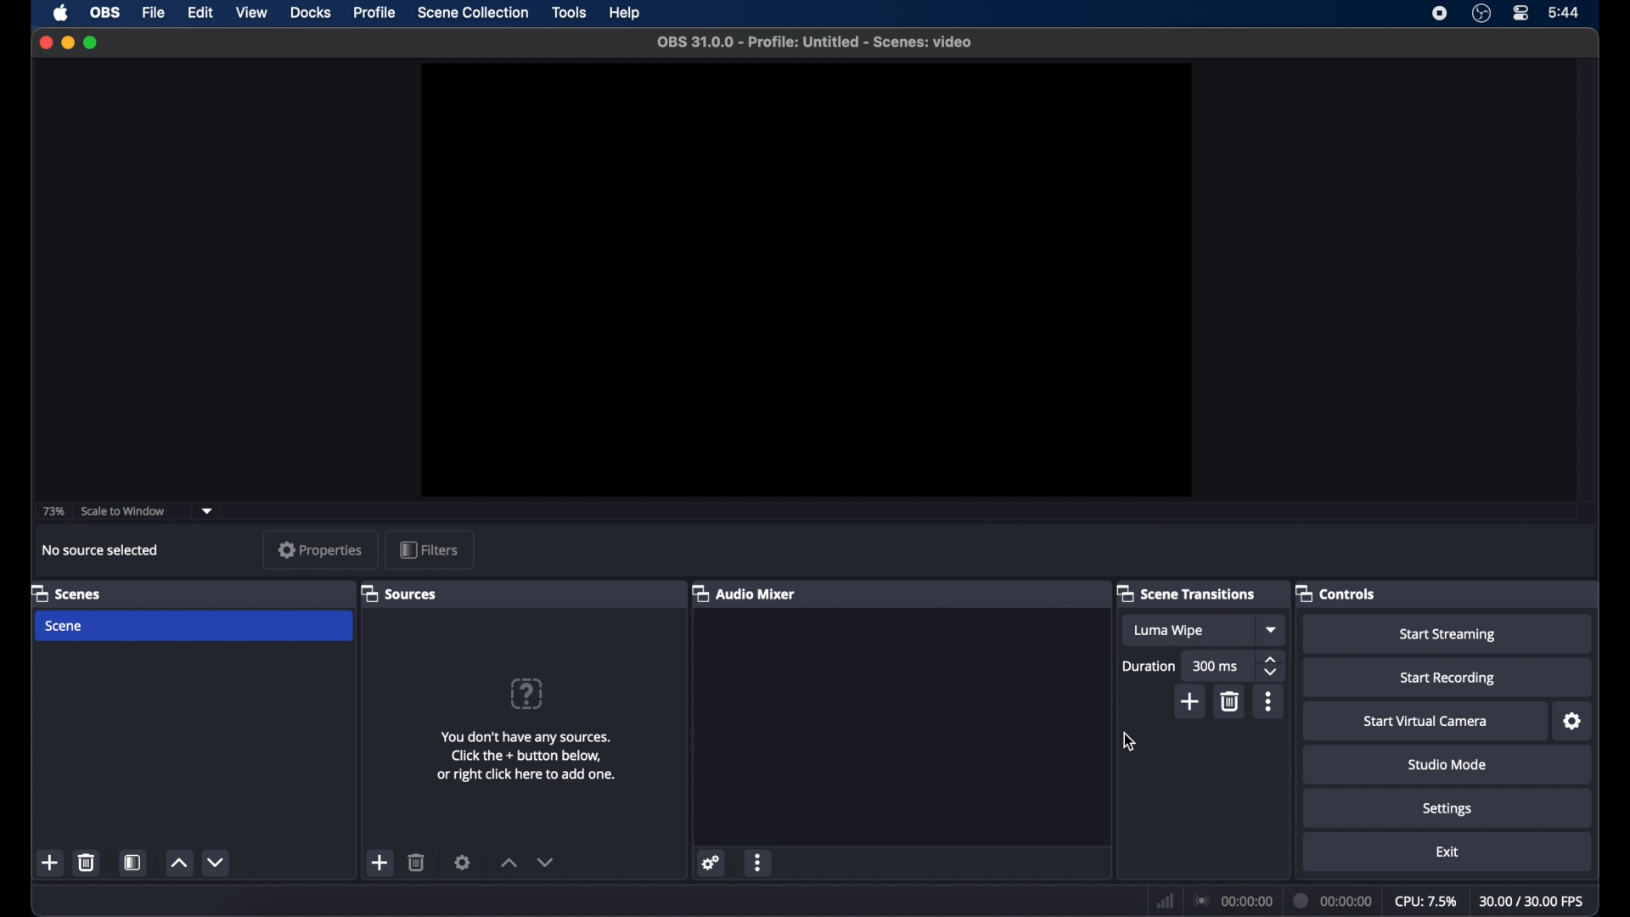 Image resolution: width=1630 pixels, height=917 pixels. I want to click on help, so click(626, 11).